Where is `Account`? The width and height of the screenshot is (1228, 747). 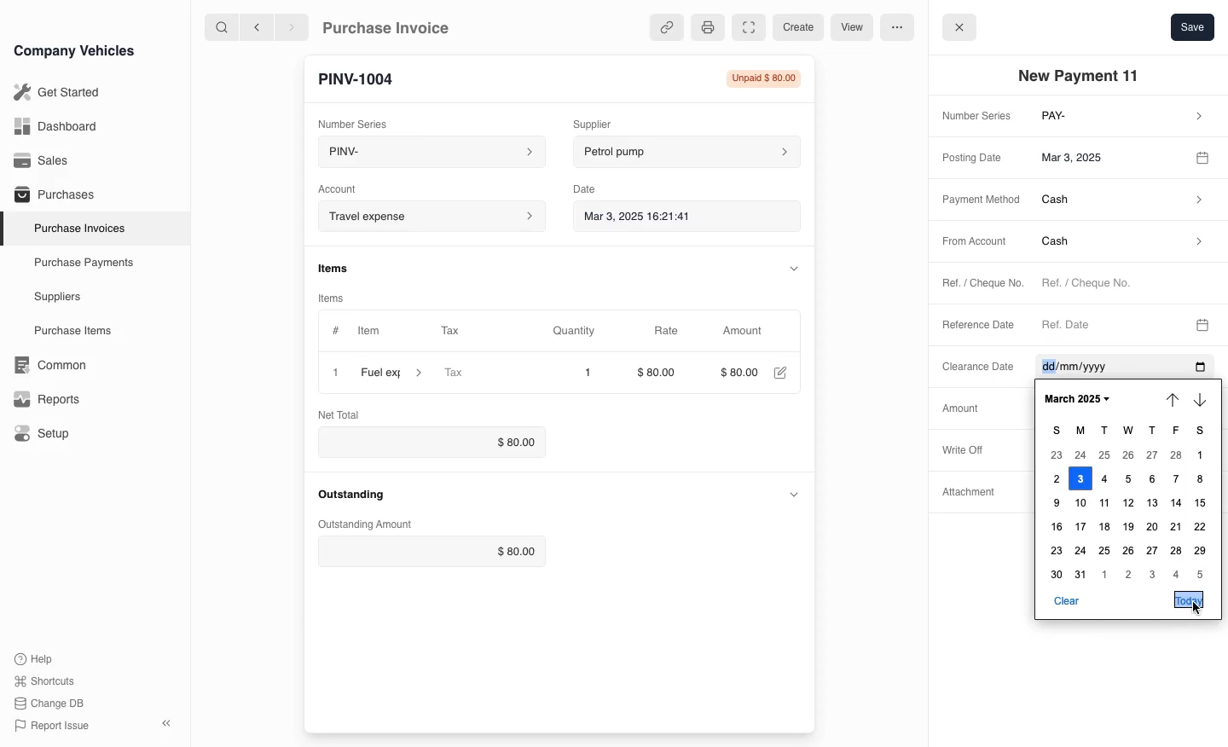
Account is located at coordinates (430, 216).